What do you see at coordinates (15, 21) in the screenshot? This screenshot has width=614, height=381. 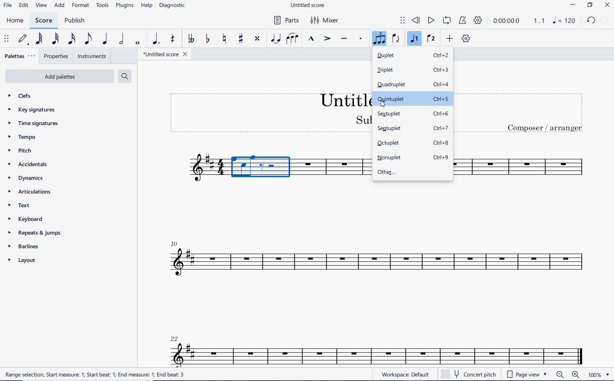 I see `HOME` at bounding box center [15, 21].